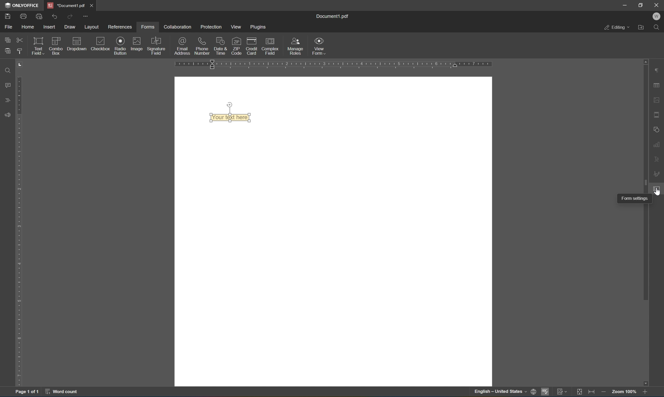 Image resolution: width=664 pixels, height=397 pixels. What do you see at coordinates (148, 27) in the screenshot?
I see `forms` at bounding box center [148, 27].